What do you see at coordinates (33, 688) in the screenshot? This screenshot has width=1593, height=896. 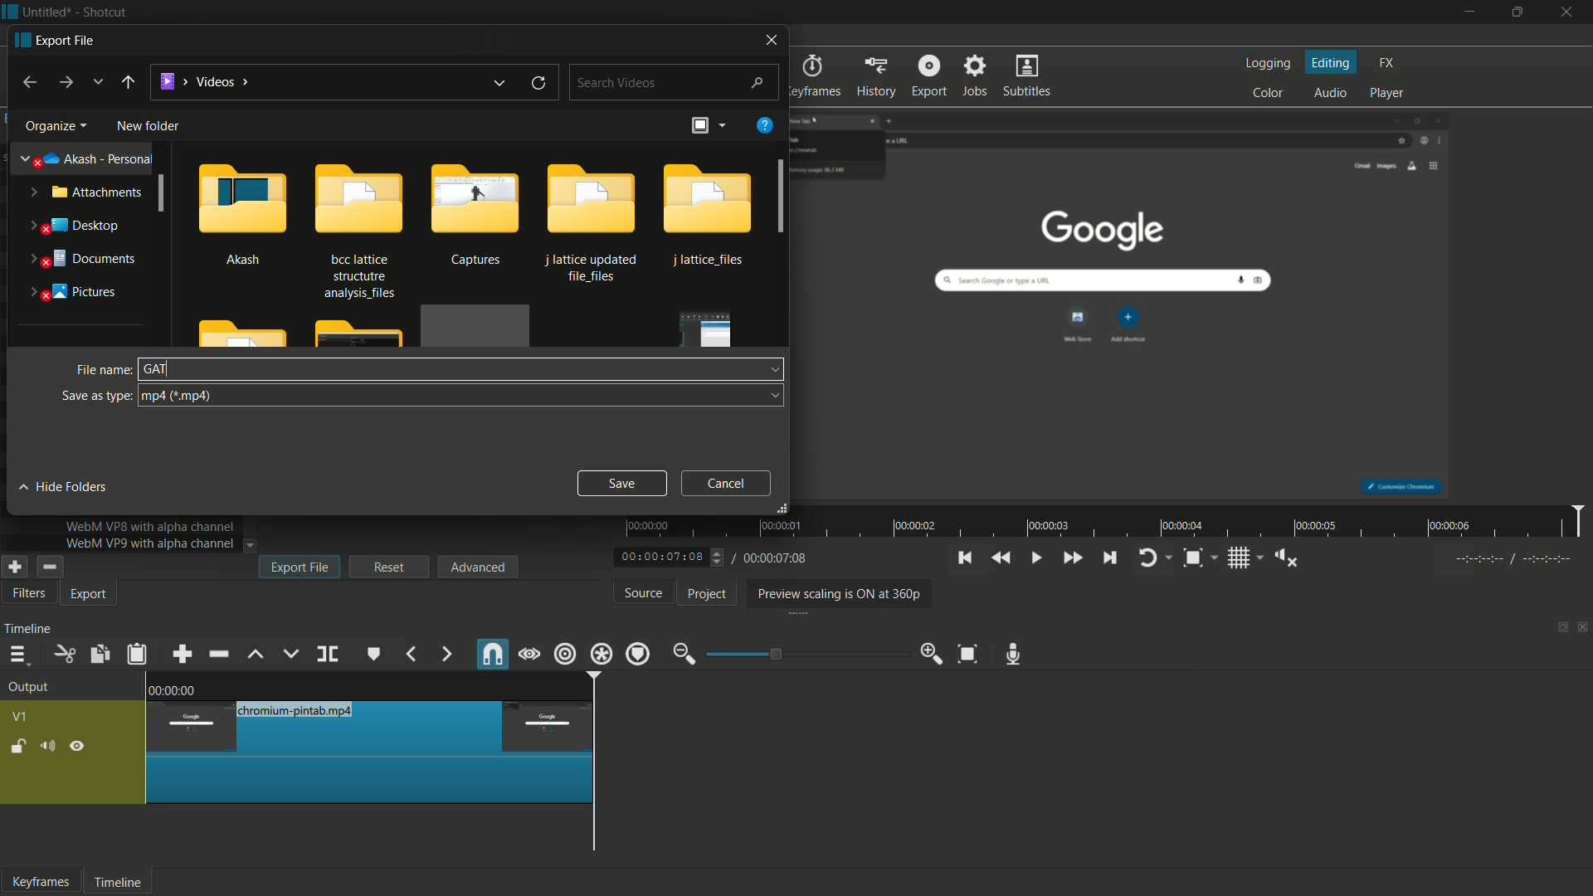 I see `output` at bounding box center [33, 688].